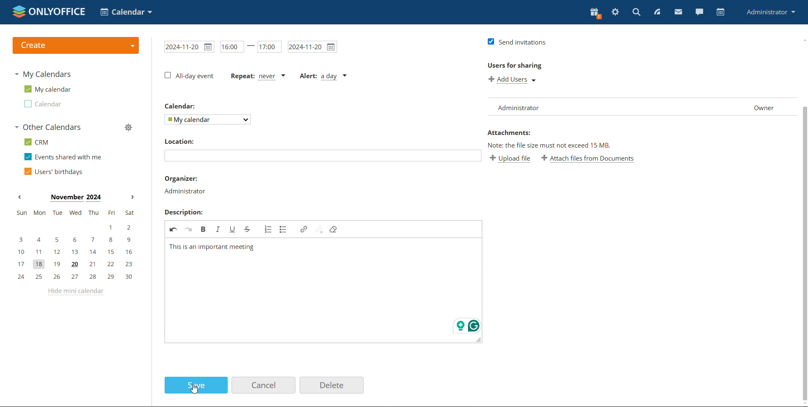  Describe the element at coordinates (126, 12) in the screenshot. I see `select application` at that location.